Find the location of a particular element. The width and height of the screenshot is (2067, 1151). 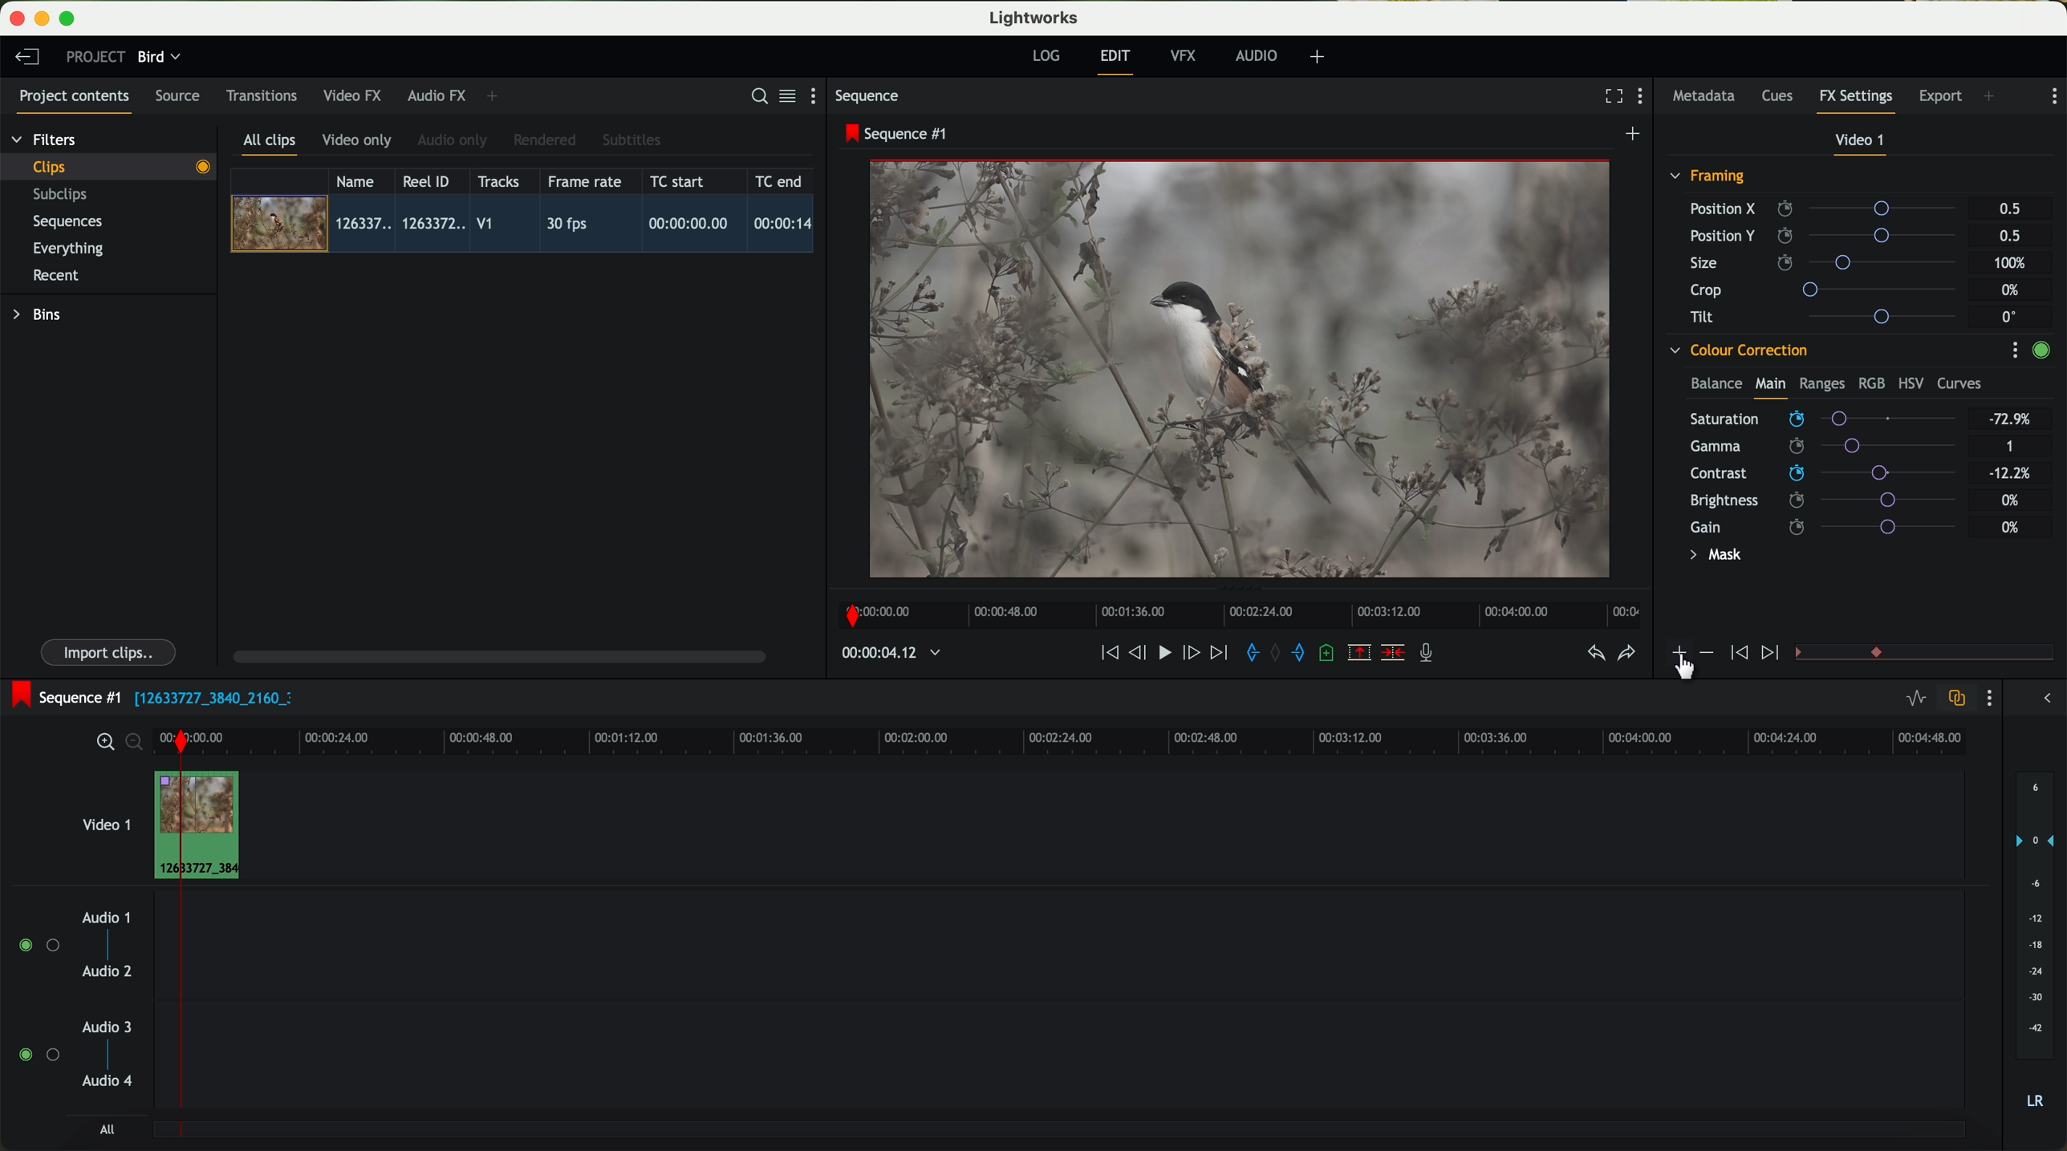

click on add effect is located at coordinates (1684, 661).